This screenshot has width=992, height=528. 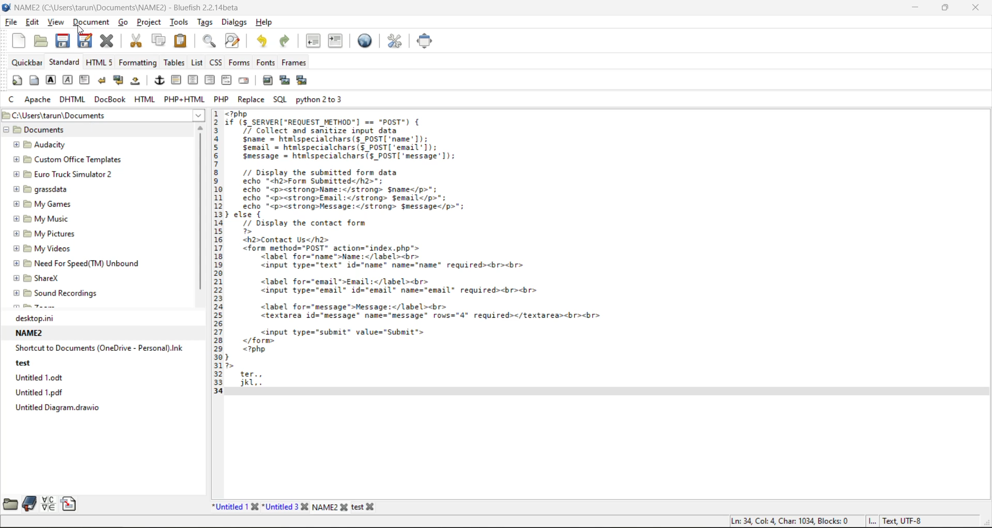 What do you see at coordinates (313, 41) in the screenshot?
I see `unindent` at bounding box center [313, 41].